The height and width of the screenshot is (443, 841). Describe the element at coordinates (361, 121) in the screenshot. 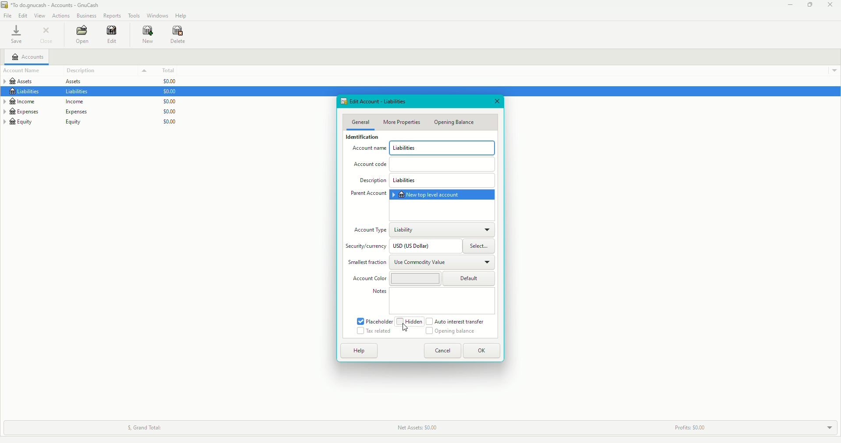

I see `General` at that location.